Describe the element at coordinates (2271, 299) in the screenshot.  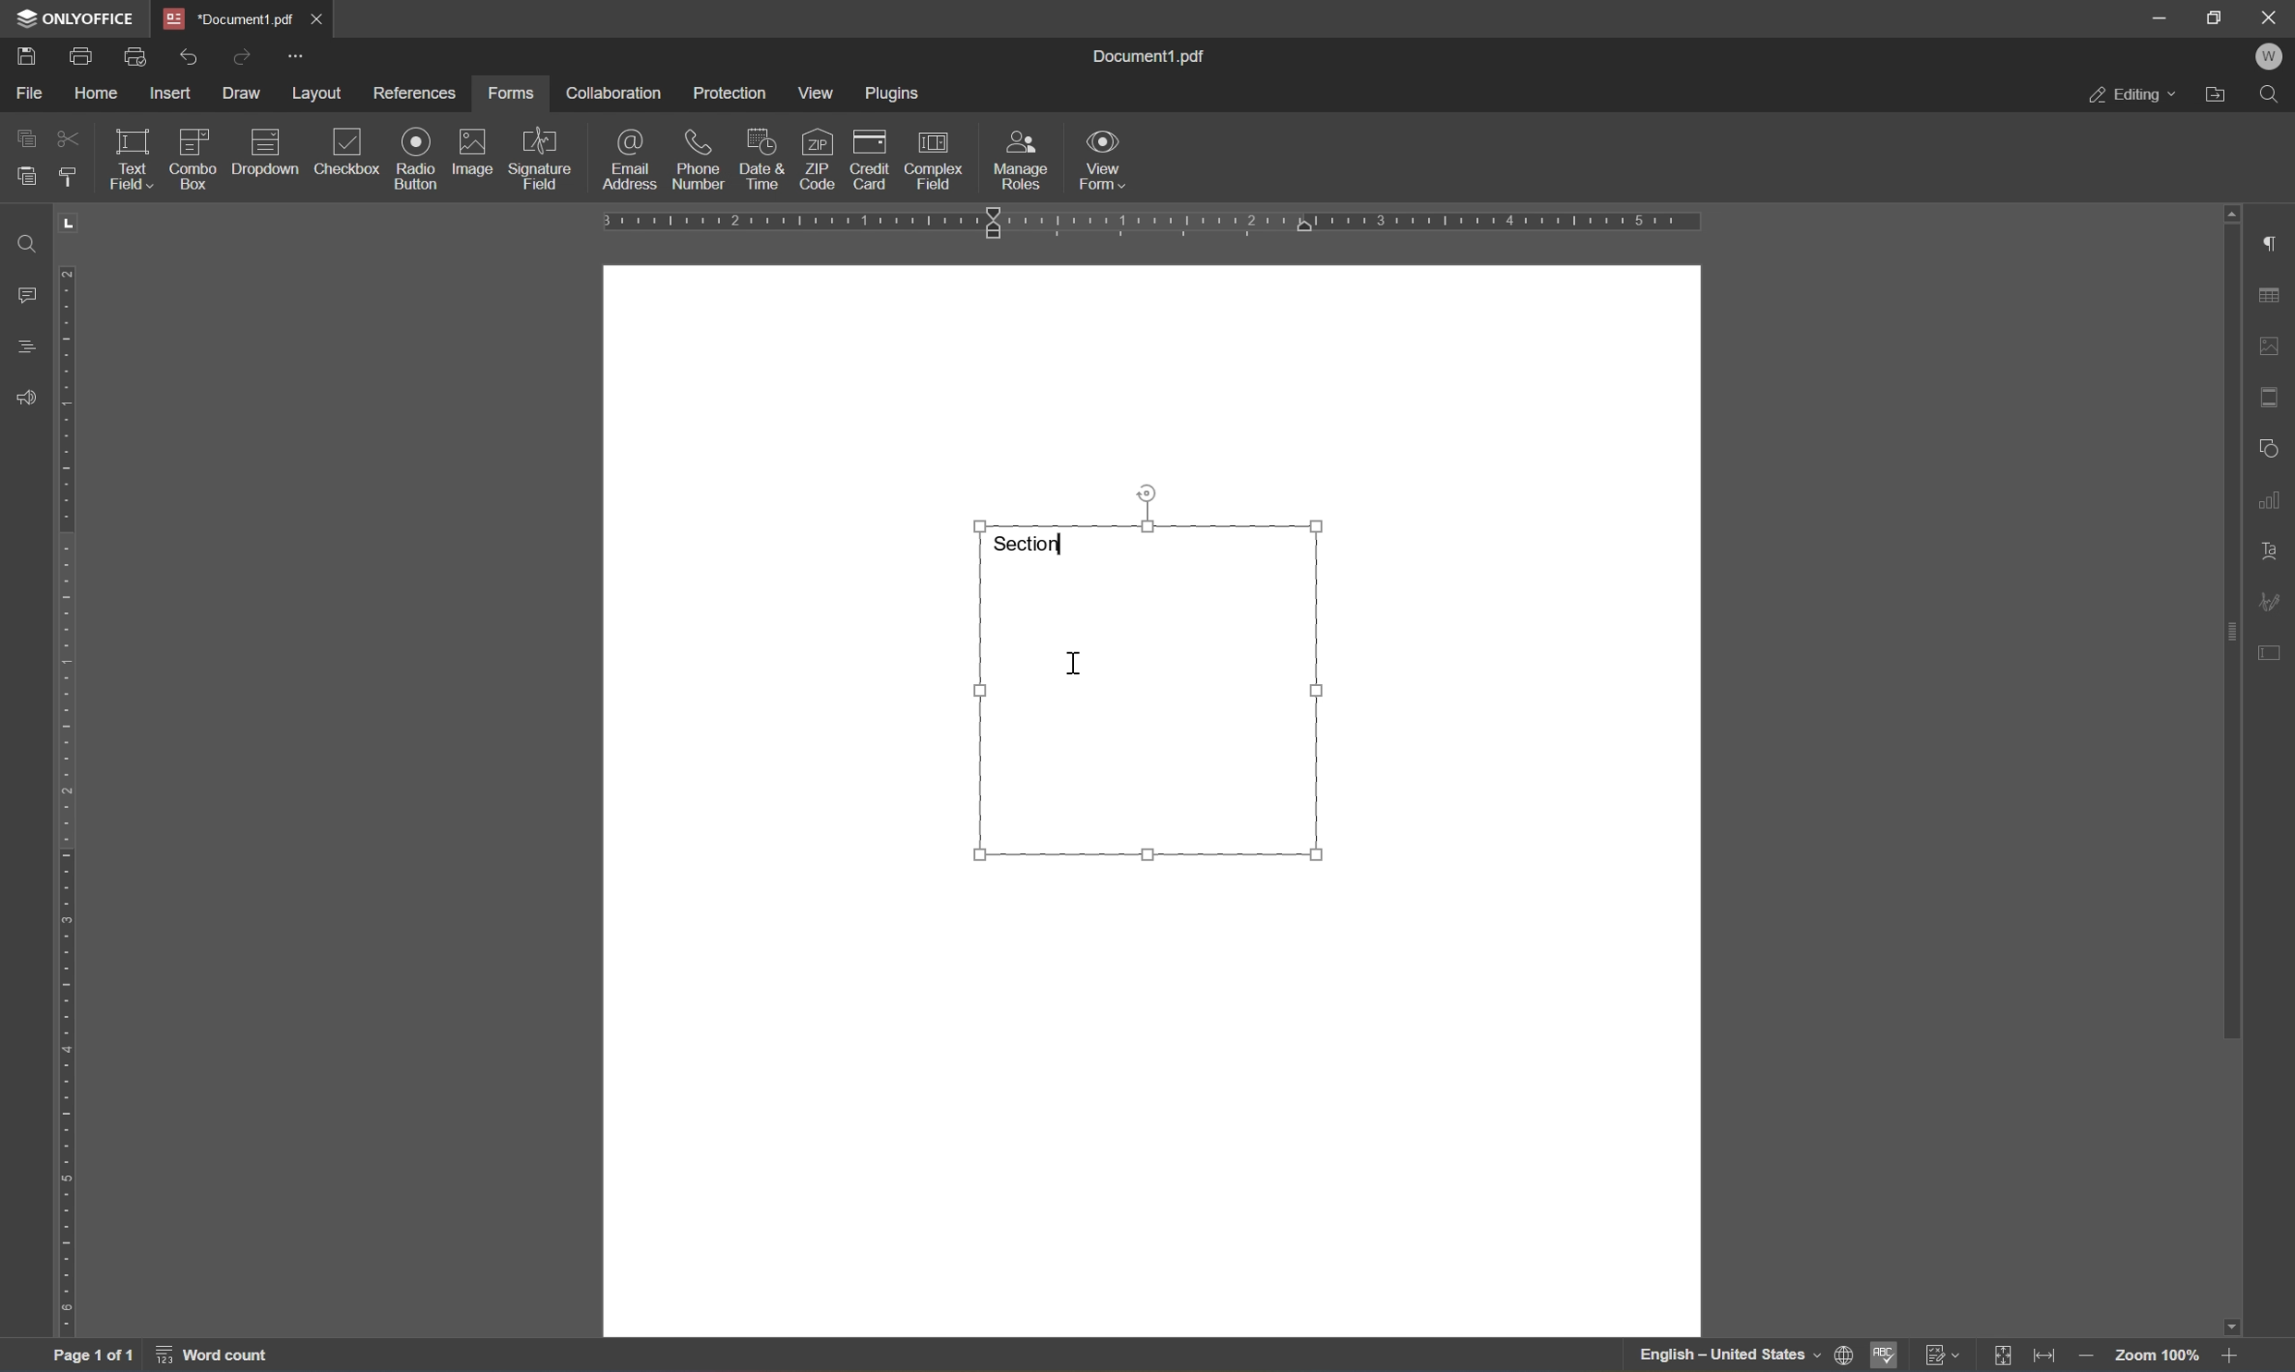
I see `table settings` at that location.